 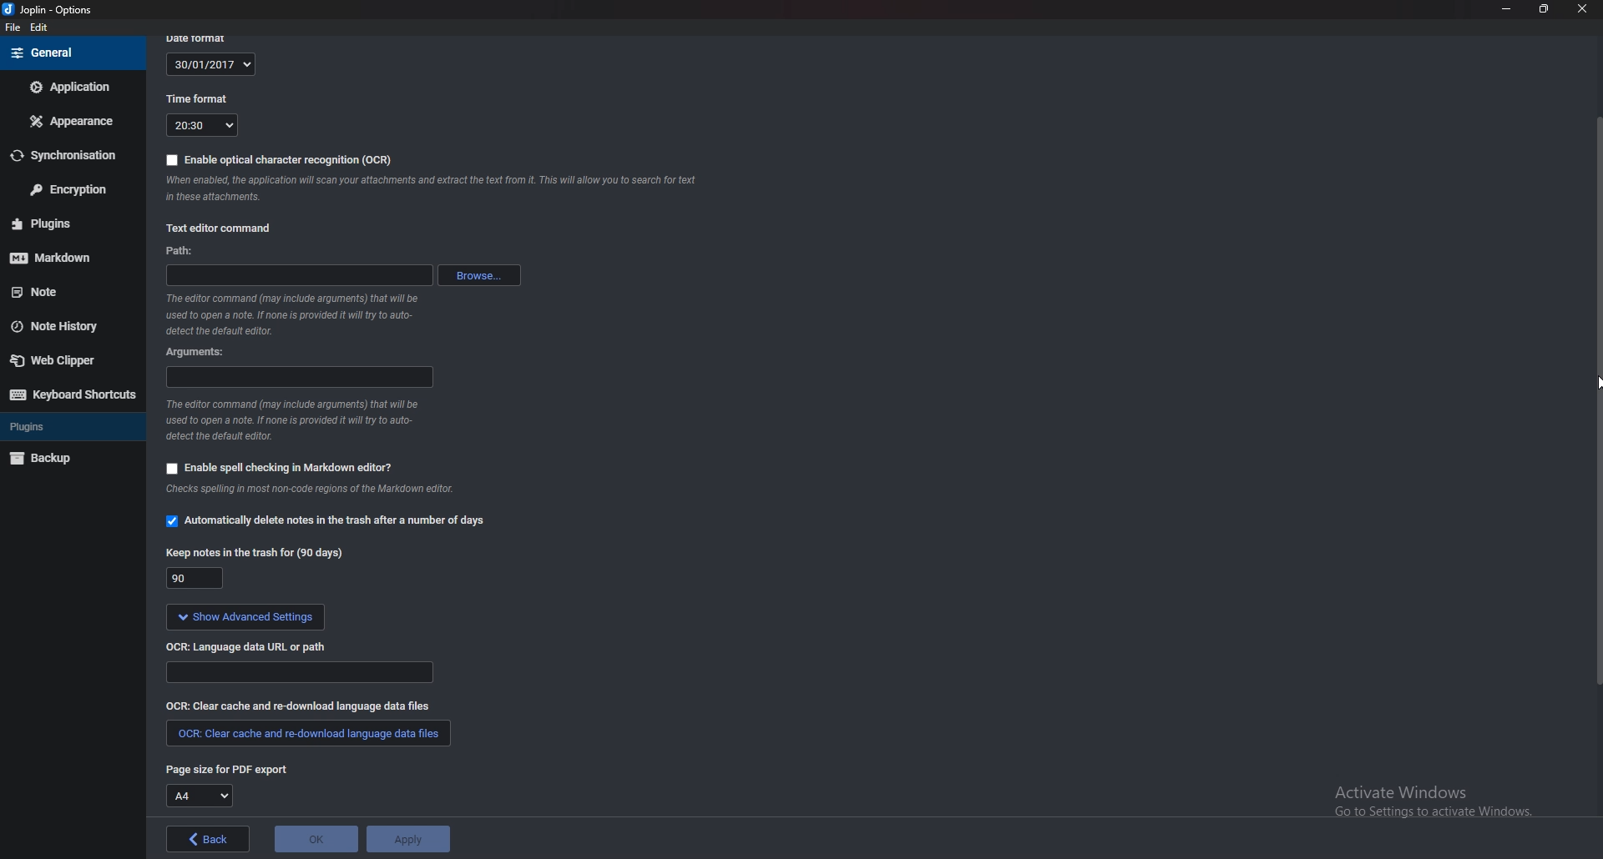 What do you see at coordinates (54, 10) in the screenshot?
I see `joplin` at bounding box center [54, 10].